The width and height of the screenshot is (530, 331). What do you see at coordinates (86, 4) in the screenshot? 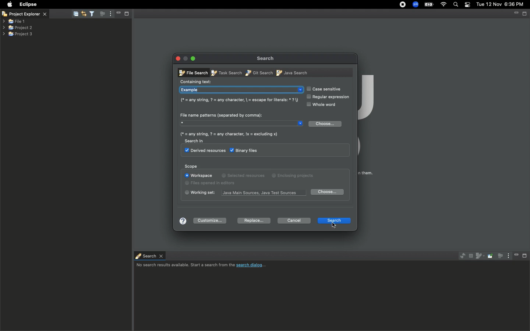
I see `Navigate` at bounding box center [86, 4].